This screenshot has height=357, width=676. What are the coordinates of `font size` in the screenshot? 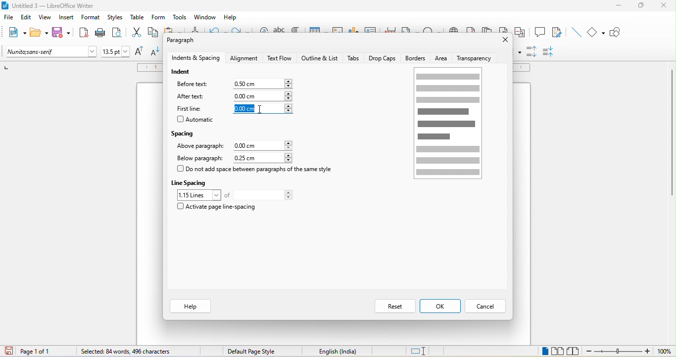 It's located at (116, 52).